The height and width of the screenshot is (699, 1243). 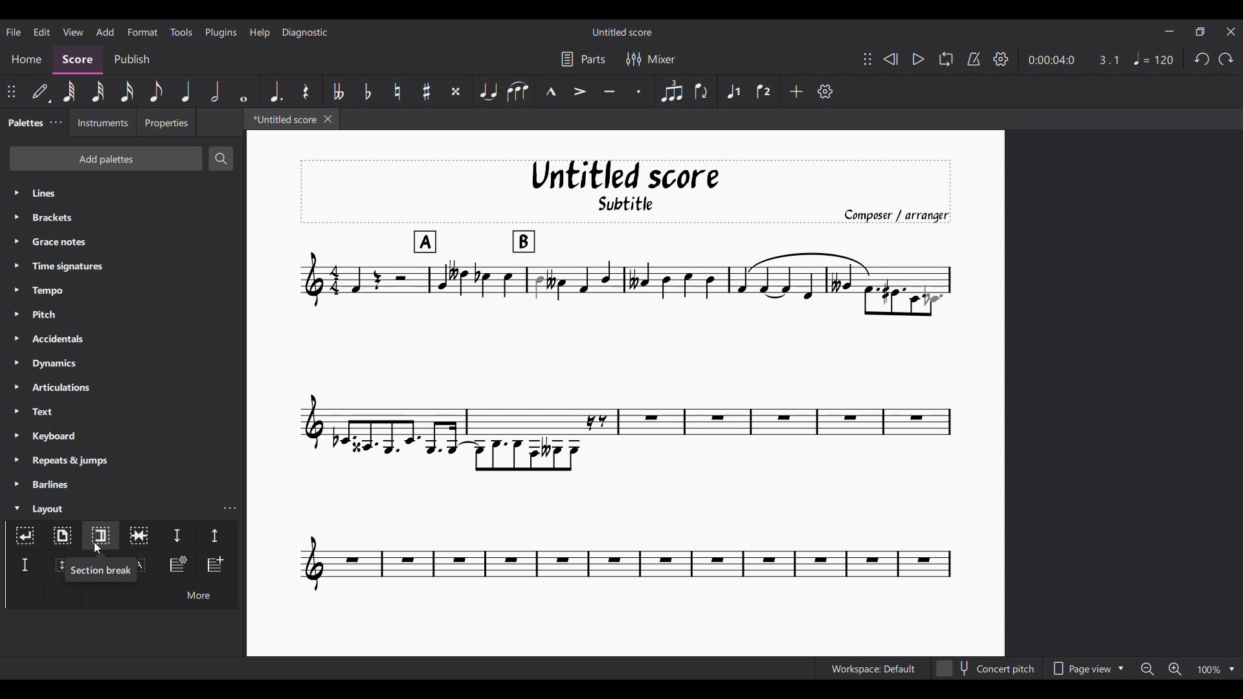 I want to click on Default, so click(x=41, y=91).